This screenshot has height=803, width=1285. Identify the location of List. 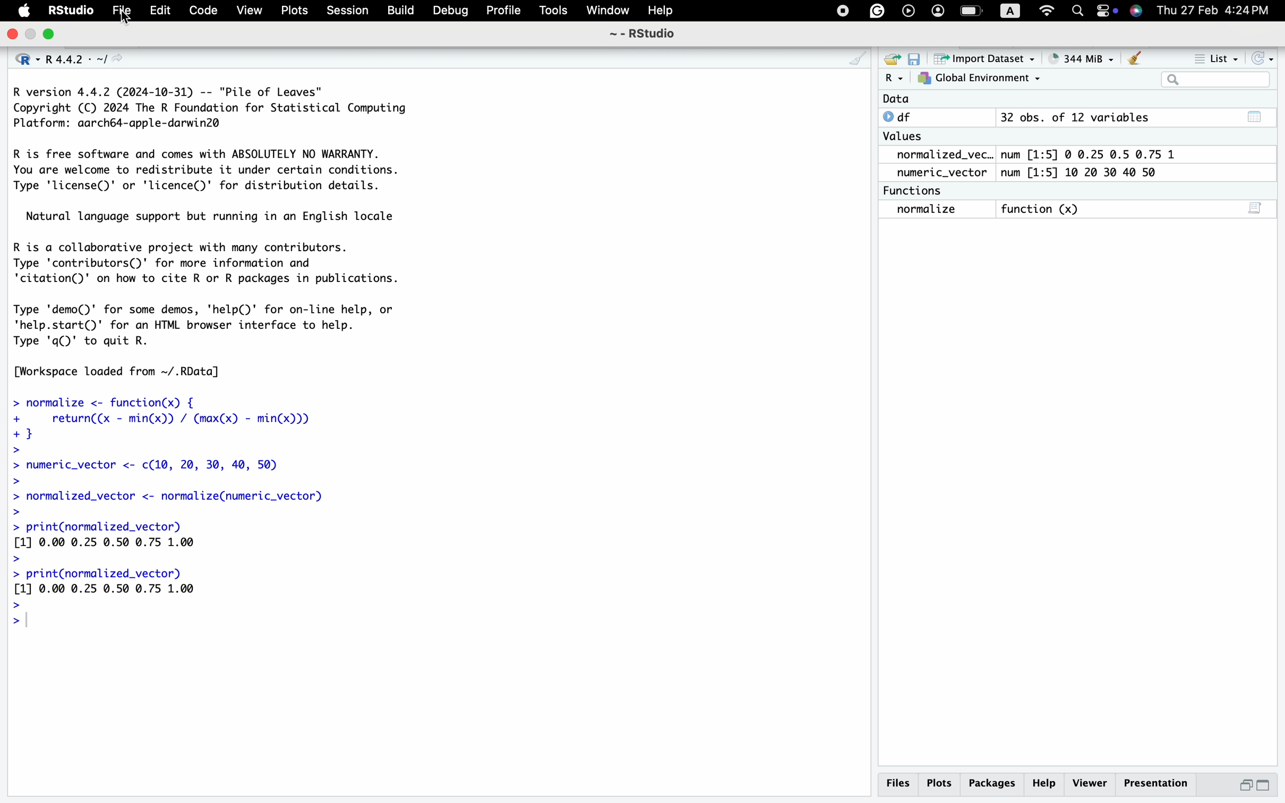
(1215, 58).